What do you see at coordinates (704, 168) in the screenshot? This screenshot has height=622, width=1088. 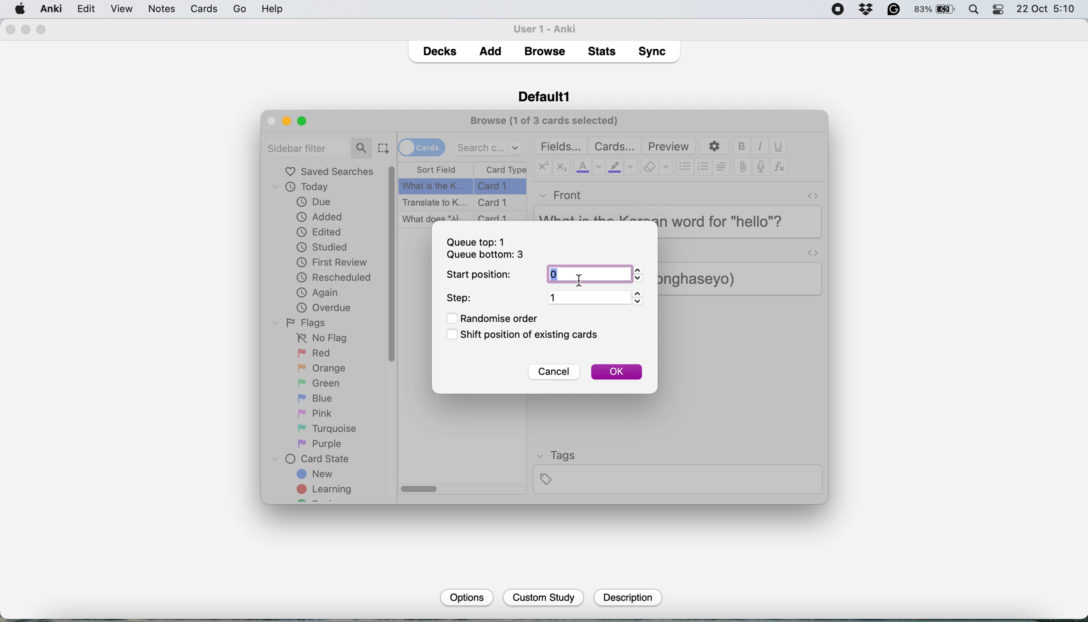 I see `numbered list` at bounding box center [704, 168].